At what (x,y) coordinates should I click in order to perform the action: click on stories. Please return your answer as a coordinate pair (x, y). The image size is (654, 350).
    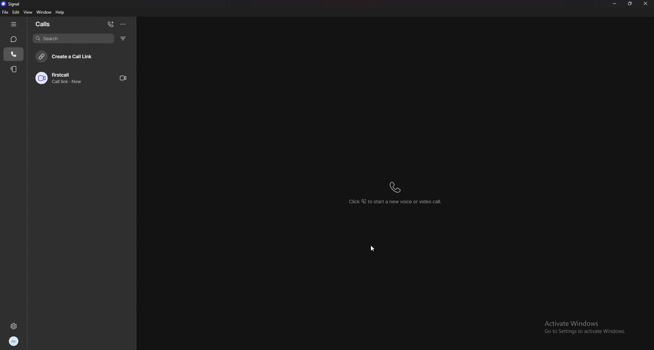
    Looking at the image, I should click on (14, 69).